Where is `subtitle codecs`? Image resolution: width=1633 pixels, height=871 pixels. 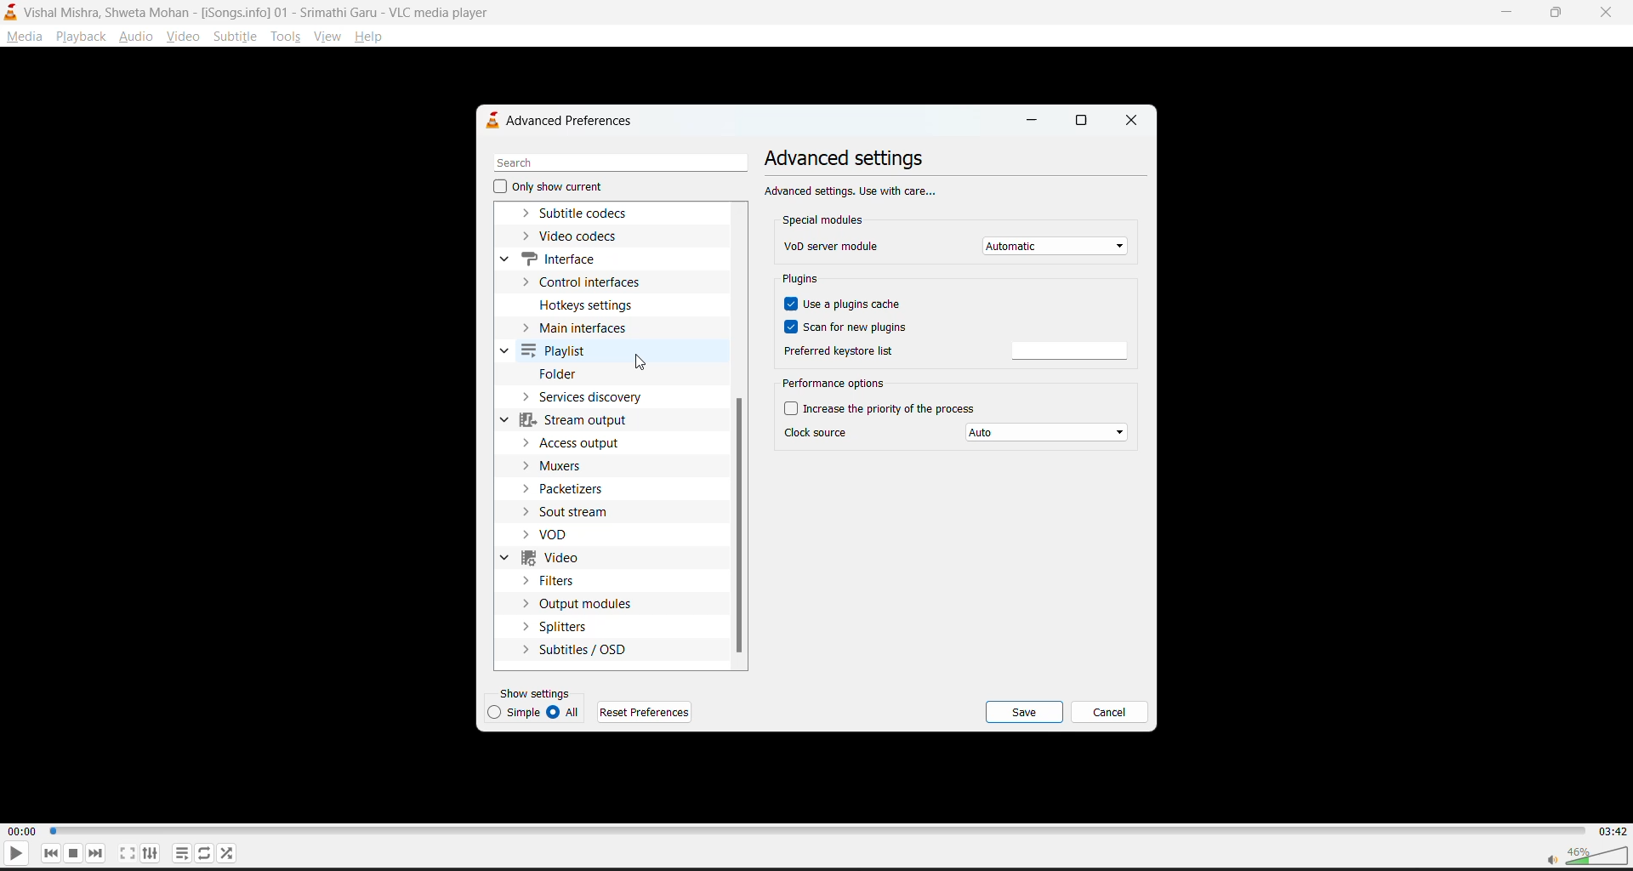
subtitle codecs is located at coordinates (587, 214).